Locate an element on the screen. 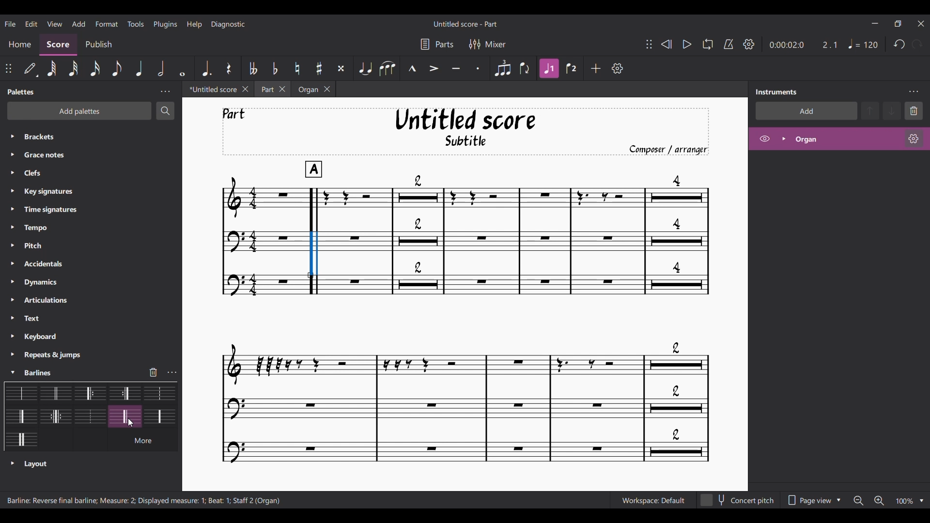 The width and height of the screenshot is (930, 523). Staccato is located at coordinates (478, 68).